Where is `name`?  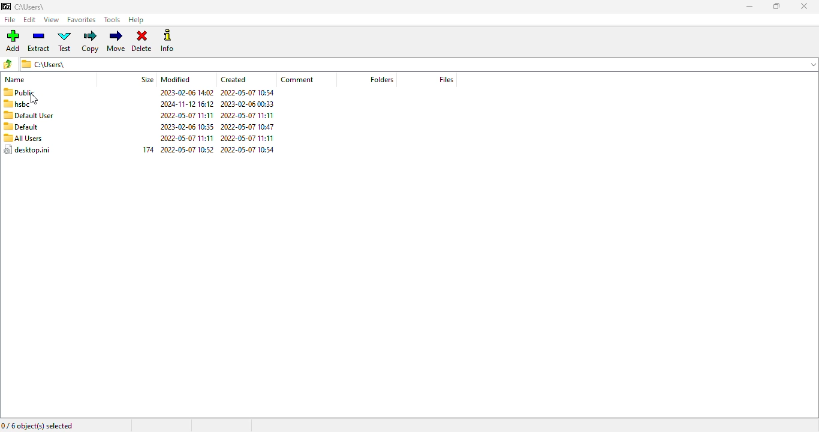 name is located at coordinates (14, 79).